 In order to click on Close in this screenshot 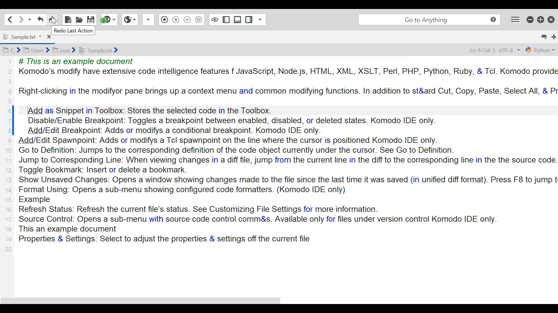, I will do `click(551, 19)`.